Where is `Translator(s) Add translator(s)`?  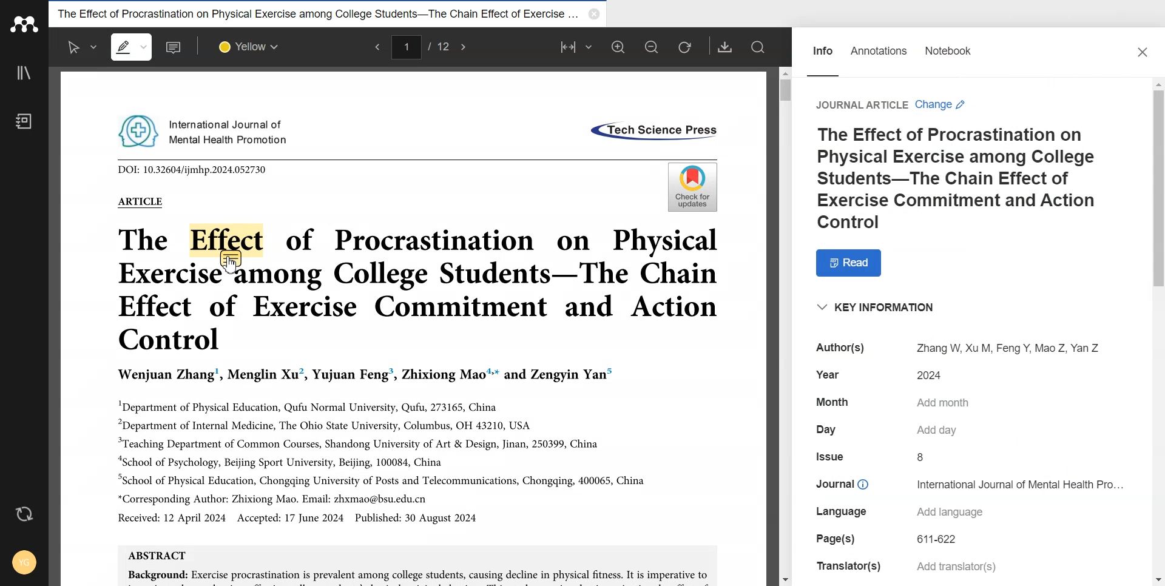 Translator(s) Add translator(s) is located at coordinates (906, 567).